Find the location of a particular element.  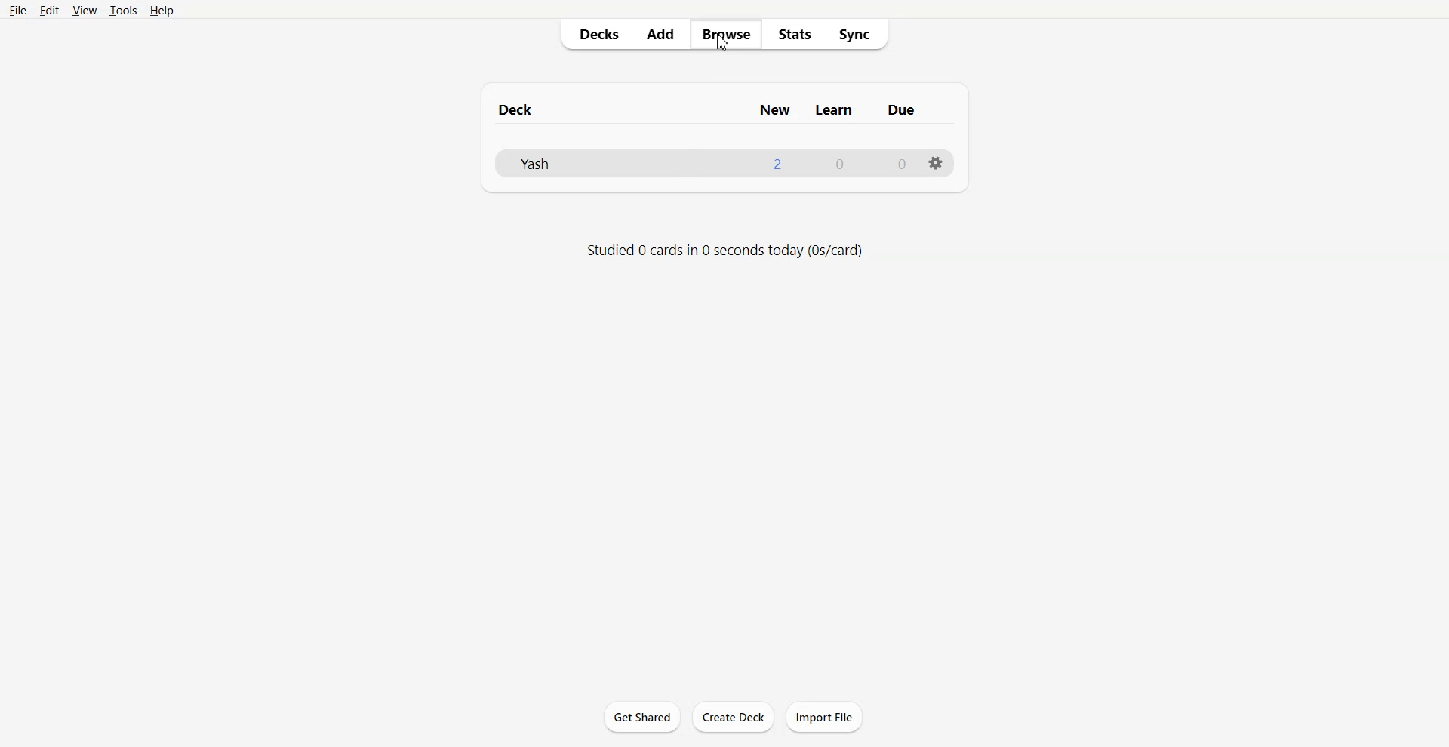

cursor is located at coordinates (728, 52).